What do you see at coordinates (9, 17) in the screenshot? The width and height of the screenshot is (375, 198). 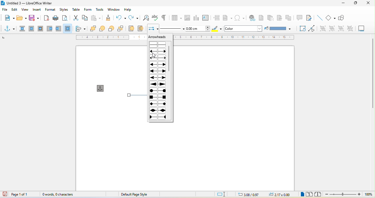 I see `new` at bounding box center [9, 17].